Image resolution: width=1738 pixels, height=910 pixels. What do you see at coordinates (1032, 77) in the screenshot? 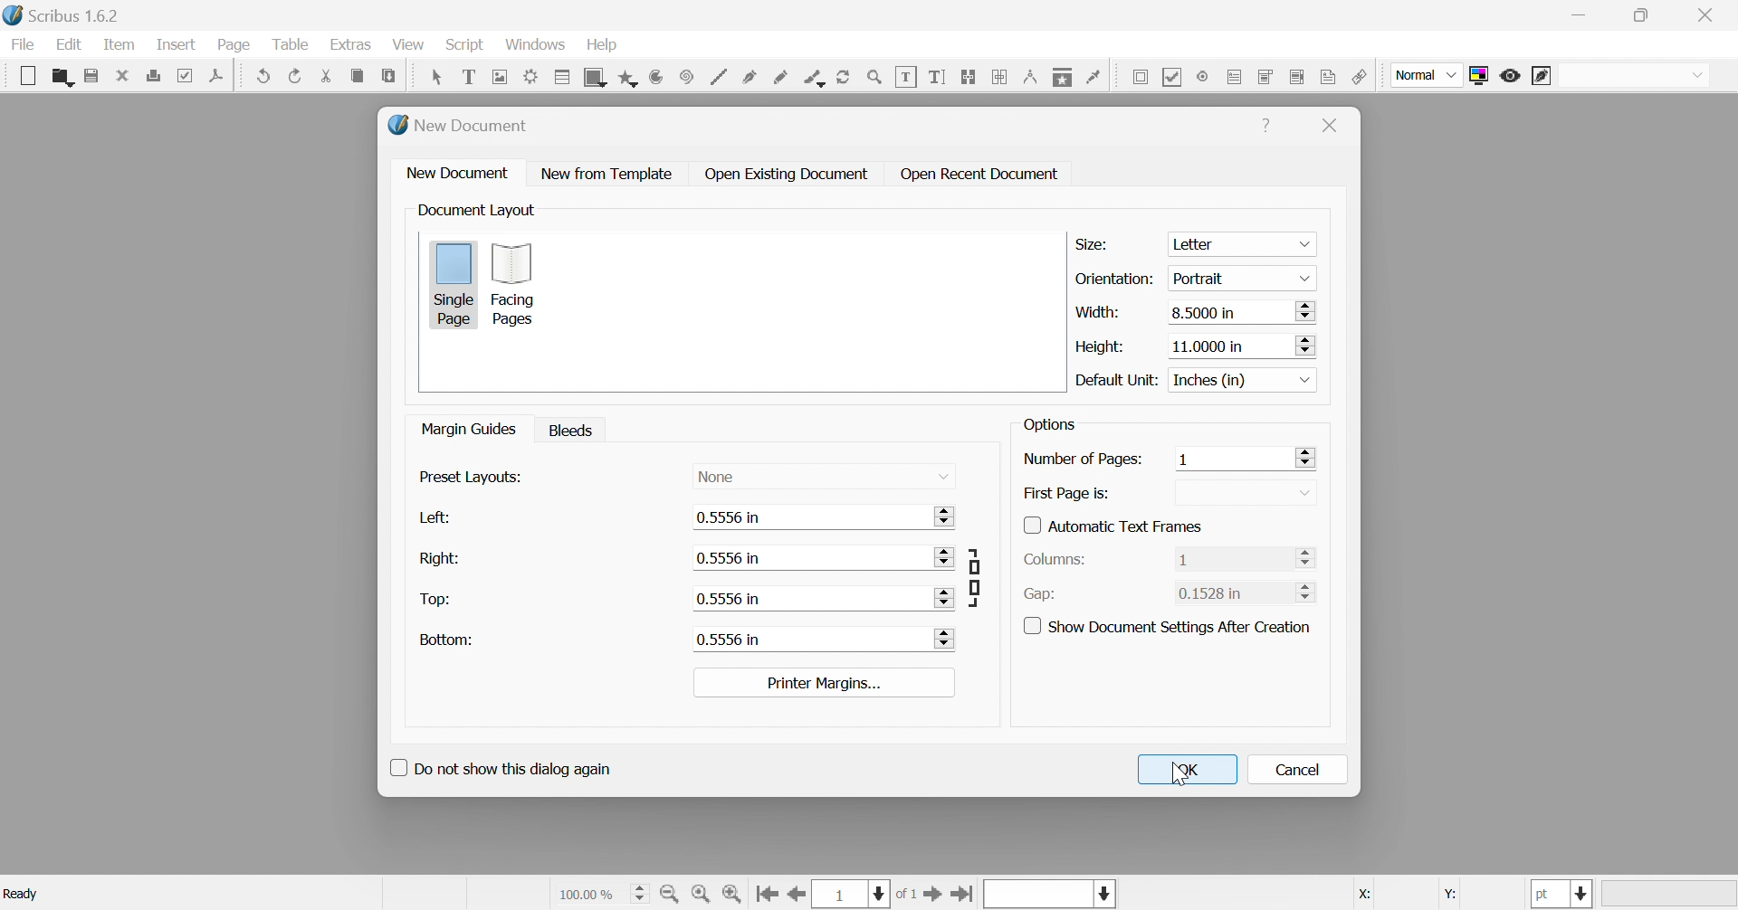
I see `measurements` at bounding box center [1032, 77].